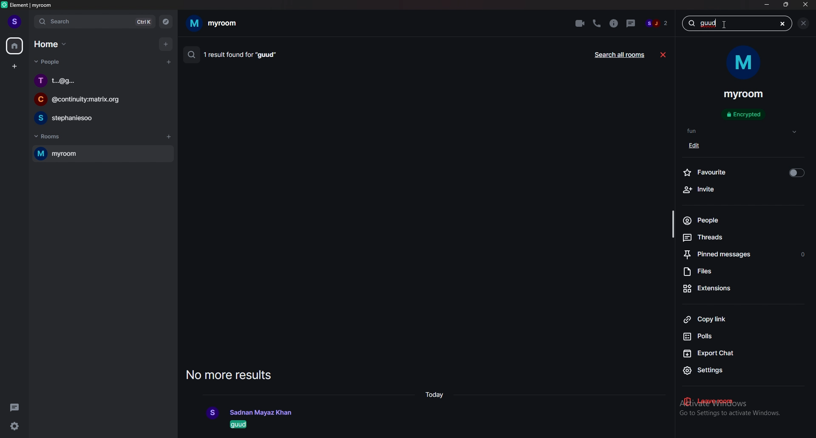 Image resolution: width=816 pixels, height=438 pixels. I want to click on room name, so click(215, 23).